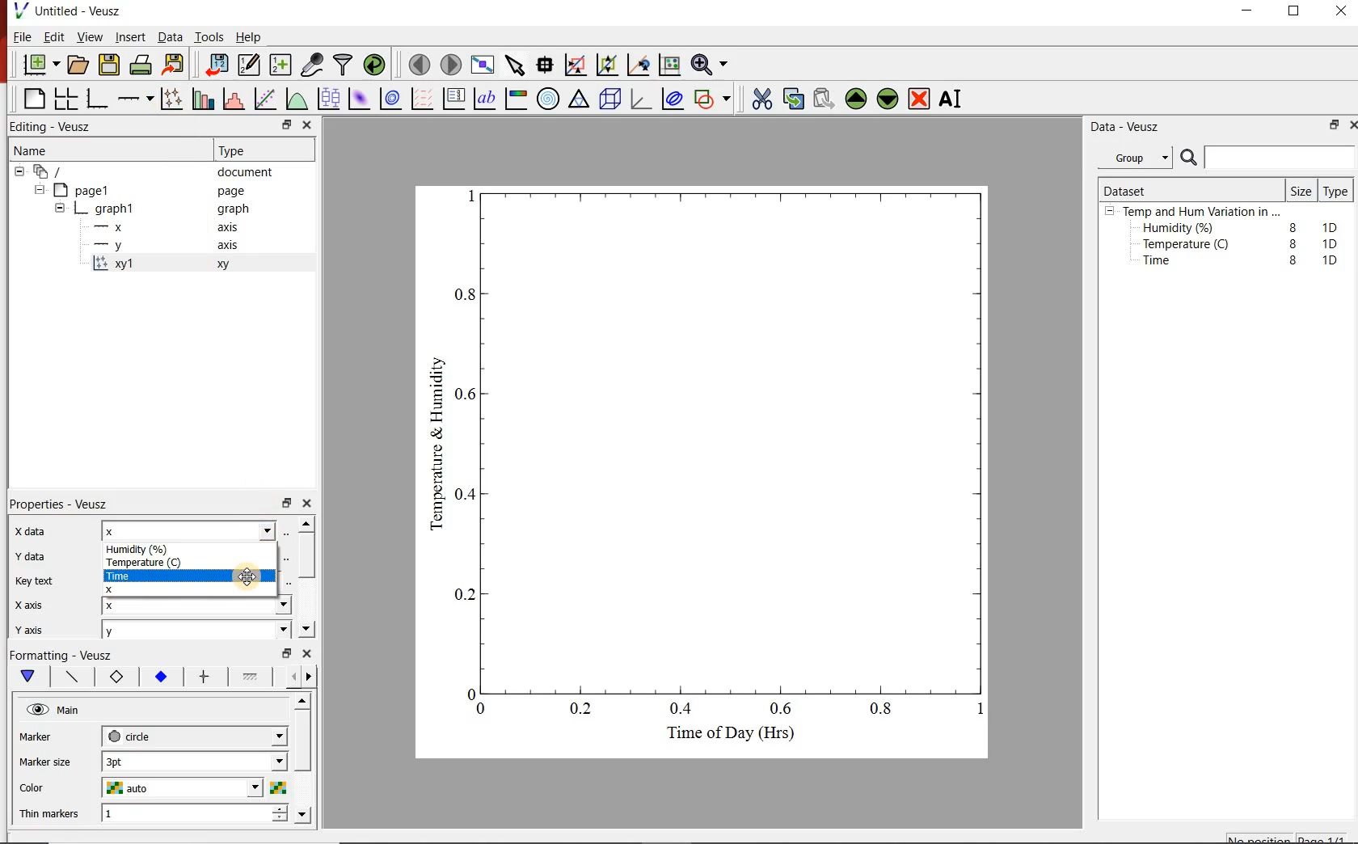  I want to click on new document, so click(40, 65).